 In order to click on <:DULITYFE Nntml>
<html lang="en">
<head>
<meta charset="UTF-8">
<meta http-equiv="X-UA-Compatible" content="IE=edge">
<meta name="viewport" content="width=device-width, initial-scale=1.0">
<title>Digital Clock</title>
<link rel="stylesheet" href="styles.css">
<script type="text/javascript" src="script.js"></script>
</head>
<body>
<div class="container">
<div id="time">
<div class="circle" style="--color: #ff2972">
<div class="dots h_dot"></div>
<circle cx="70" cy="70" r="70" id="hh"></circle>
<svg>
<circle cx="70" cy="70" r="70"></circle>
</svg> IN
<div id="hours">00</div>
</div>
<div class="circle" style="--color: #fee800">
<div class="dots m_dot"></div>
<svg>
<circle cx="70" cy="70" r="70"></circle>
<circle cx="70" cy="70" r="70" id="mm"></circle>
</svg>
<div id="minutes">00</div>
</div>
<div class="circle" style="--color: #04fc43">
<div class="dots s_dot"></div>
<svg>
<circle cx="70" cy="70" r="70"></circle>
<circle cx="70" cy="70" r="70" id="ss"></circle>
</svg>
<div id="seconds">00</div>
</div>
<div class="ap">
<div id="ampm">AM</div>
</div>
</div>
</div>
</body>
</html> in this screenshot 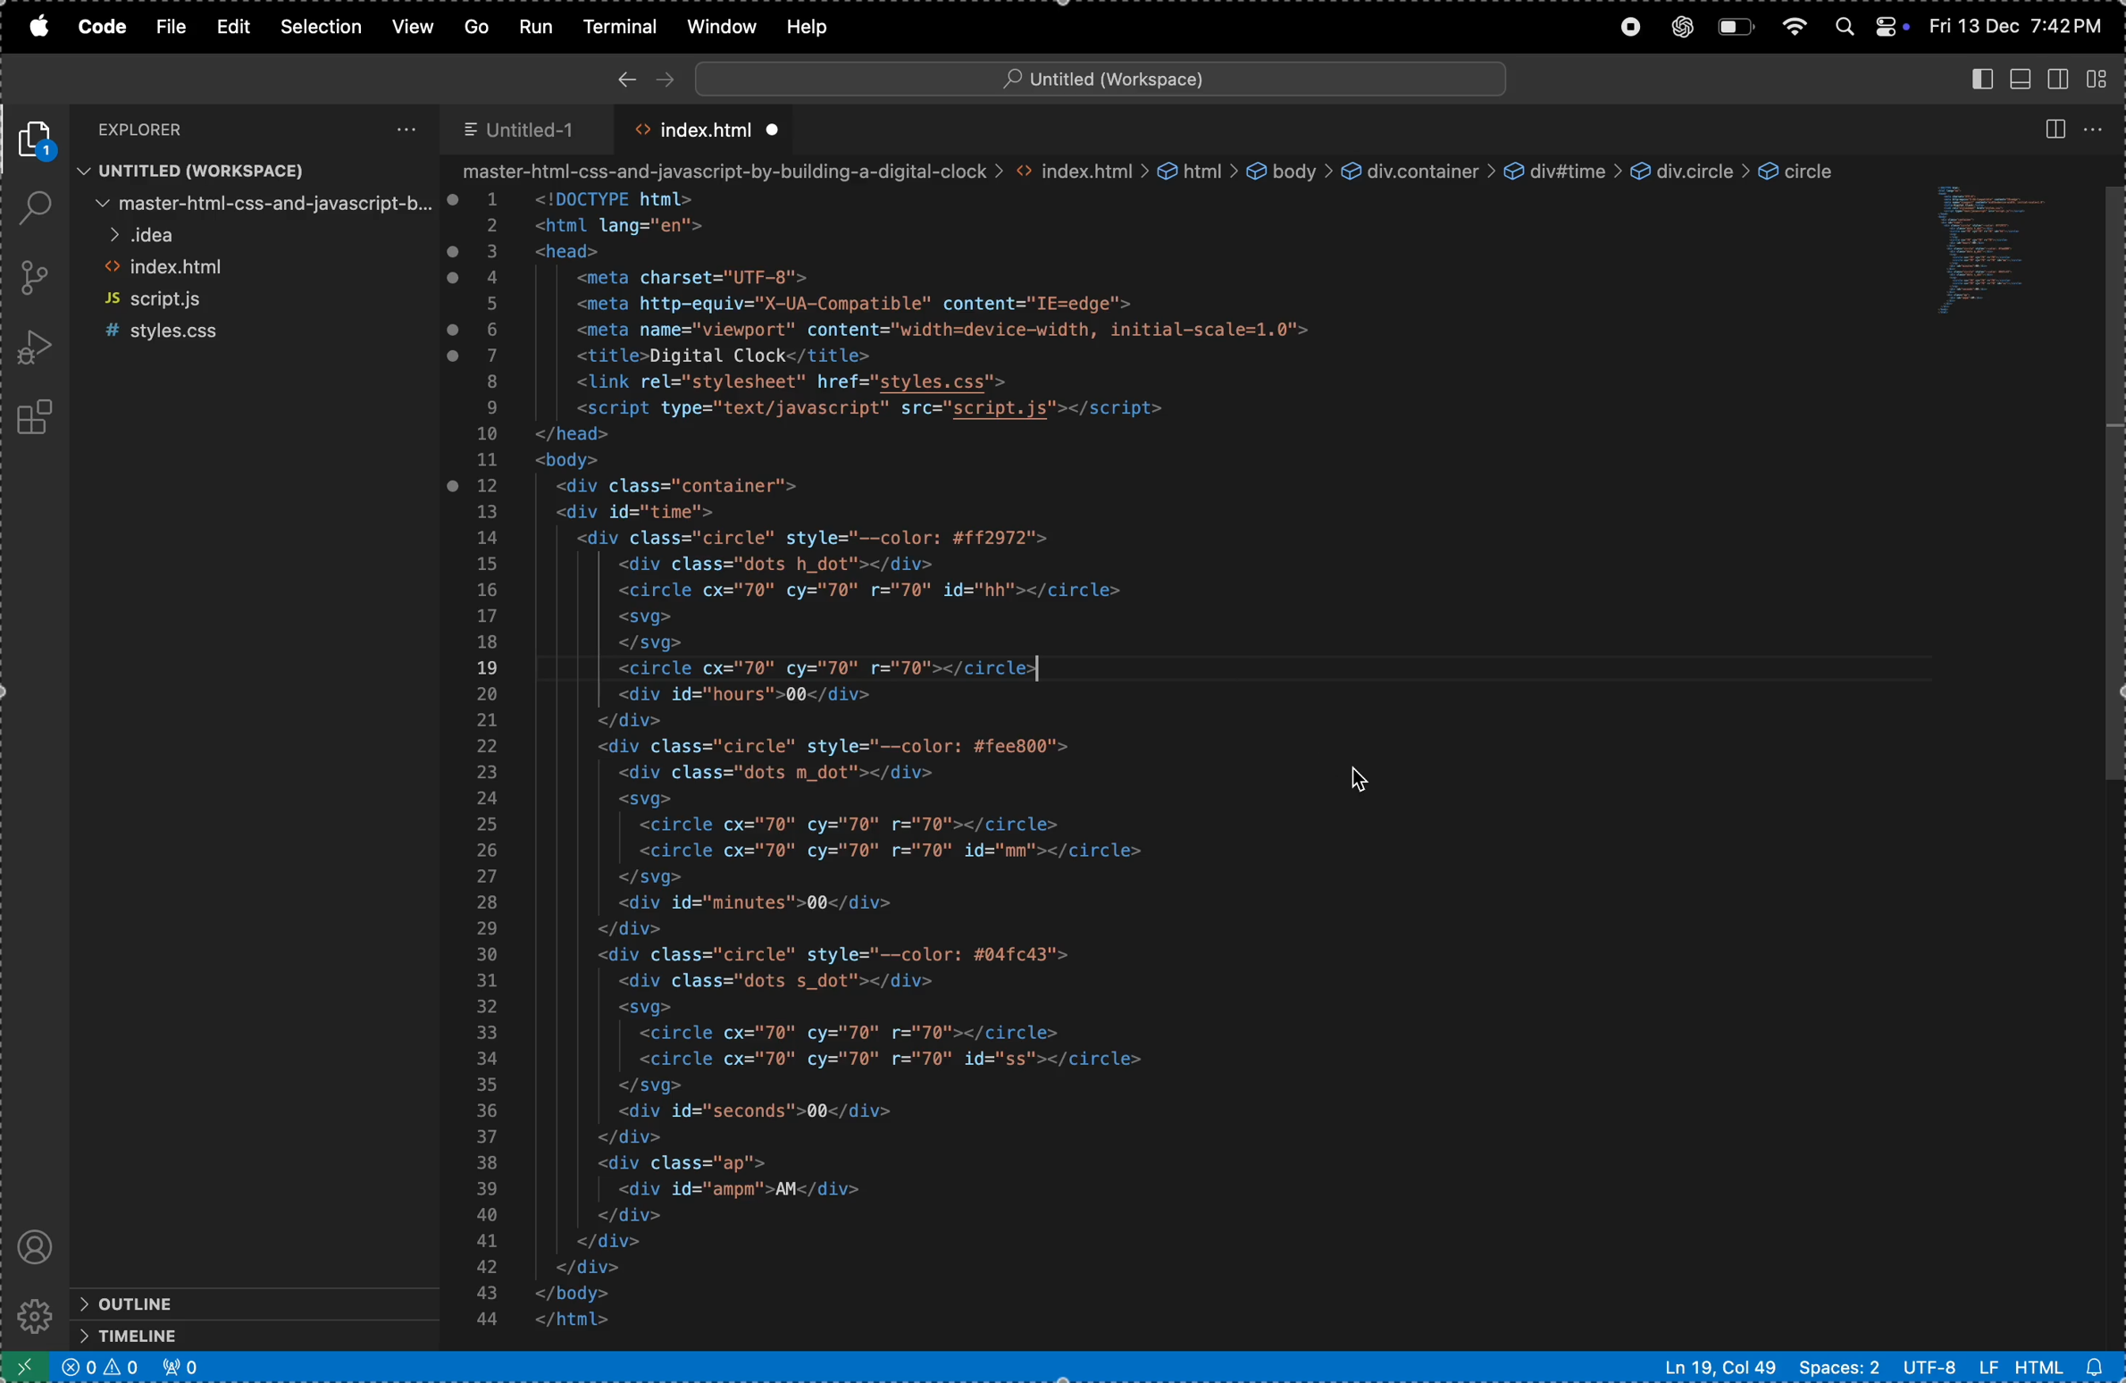, I will do `click(986, 764)`.